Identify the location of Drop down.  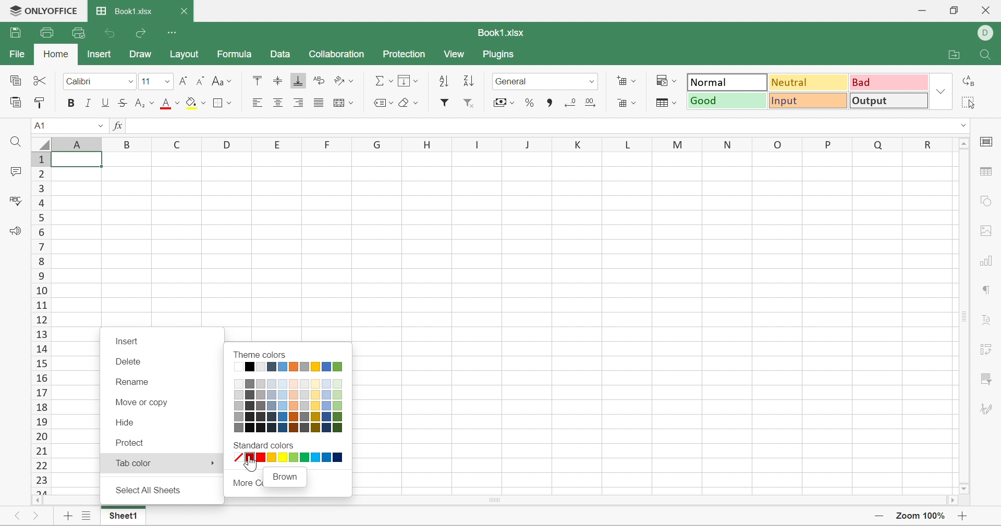
(964, 126).